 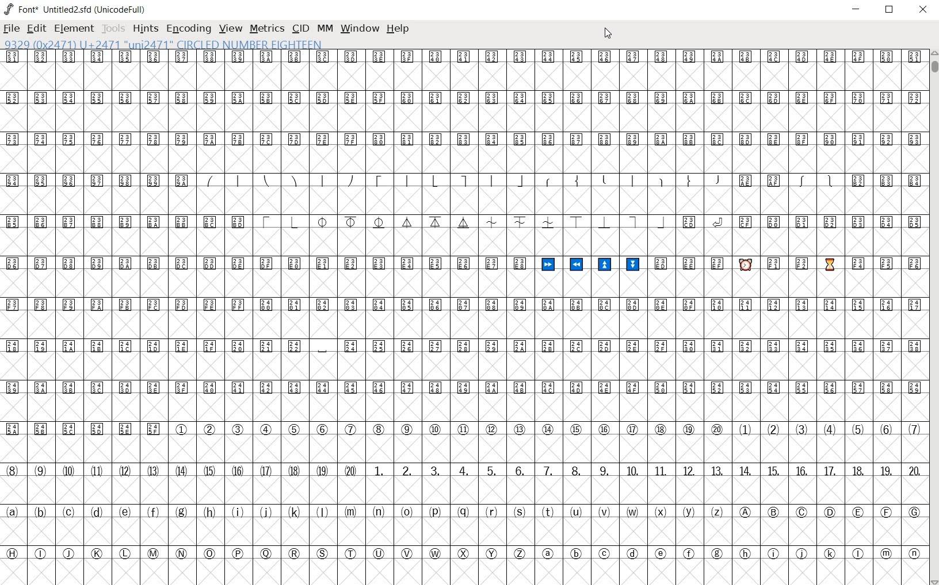 I want to click on edit, so click(x=36, y=28).